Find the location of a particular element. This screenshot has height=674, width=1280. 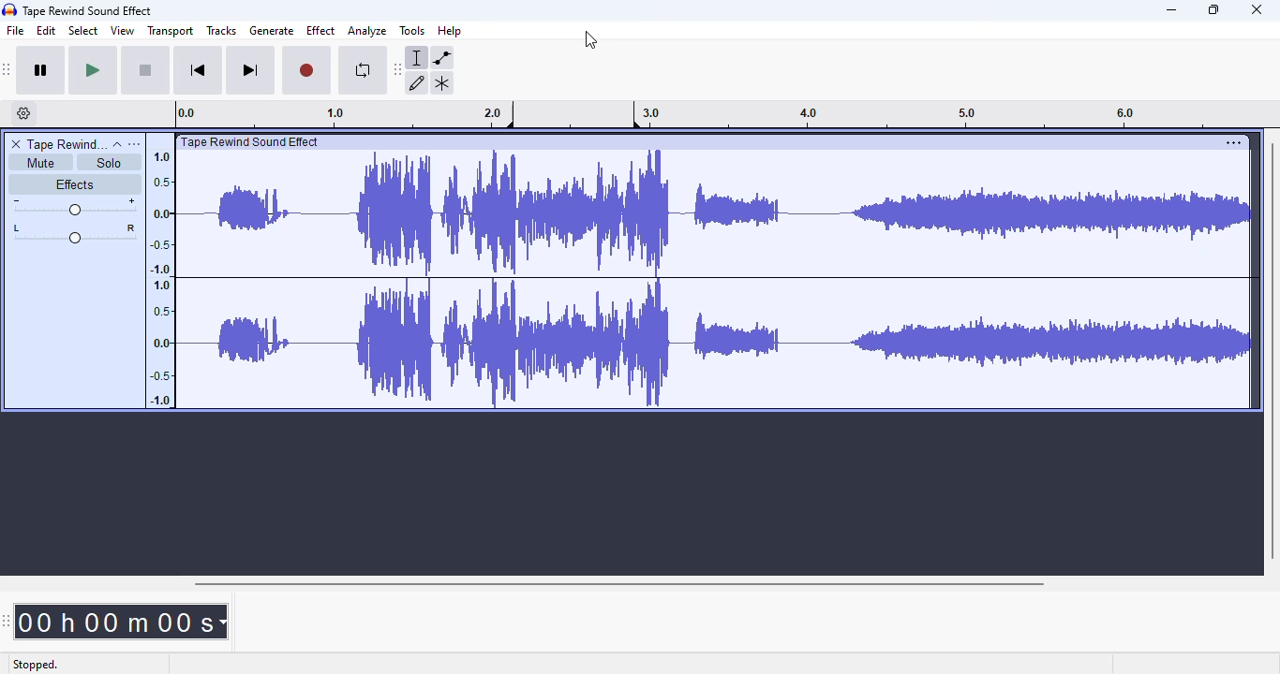

skip to end is located at coordinates (251, 70).